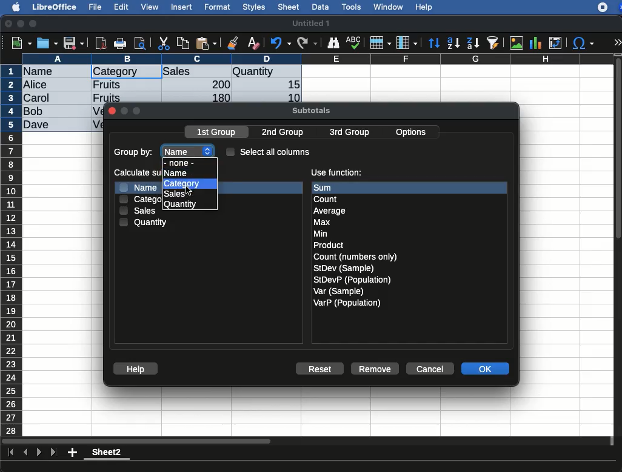 This screenshot has width=622, height=472. Describe the element at coordinates (34, 112) in the screenshot. I see `Bob` at that location.